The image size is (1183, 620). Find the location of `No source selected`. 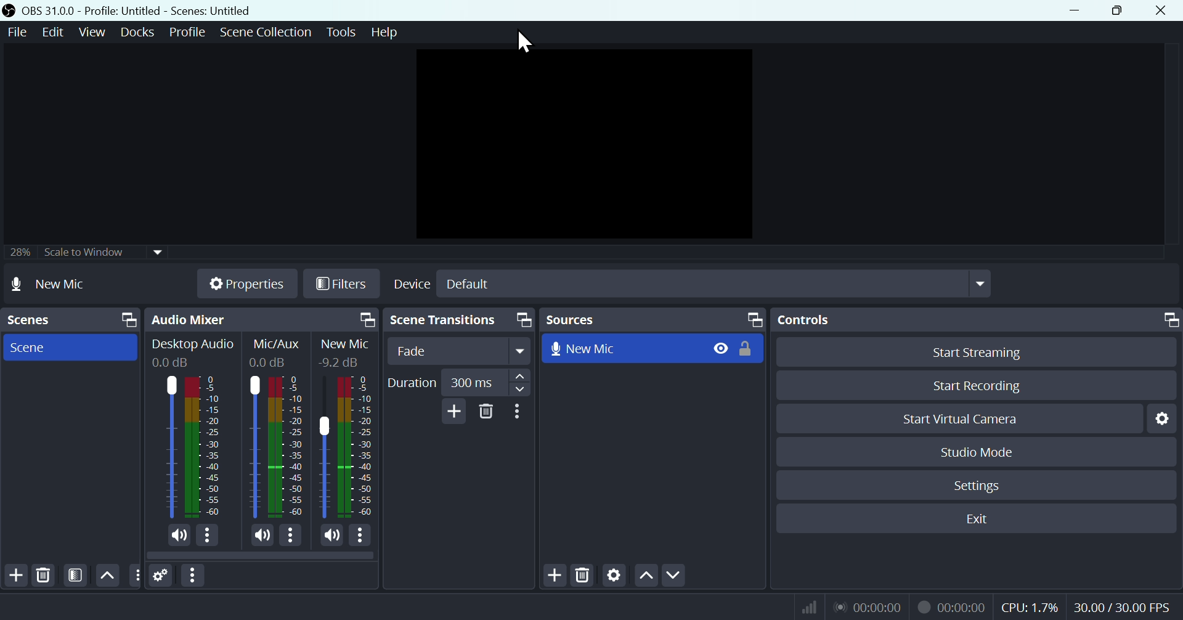

No source selected is located at coordinates (63, 283).